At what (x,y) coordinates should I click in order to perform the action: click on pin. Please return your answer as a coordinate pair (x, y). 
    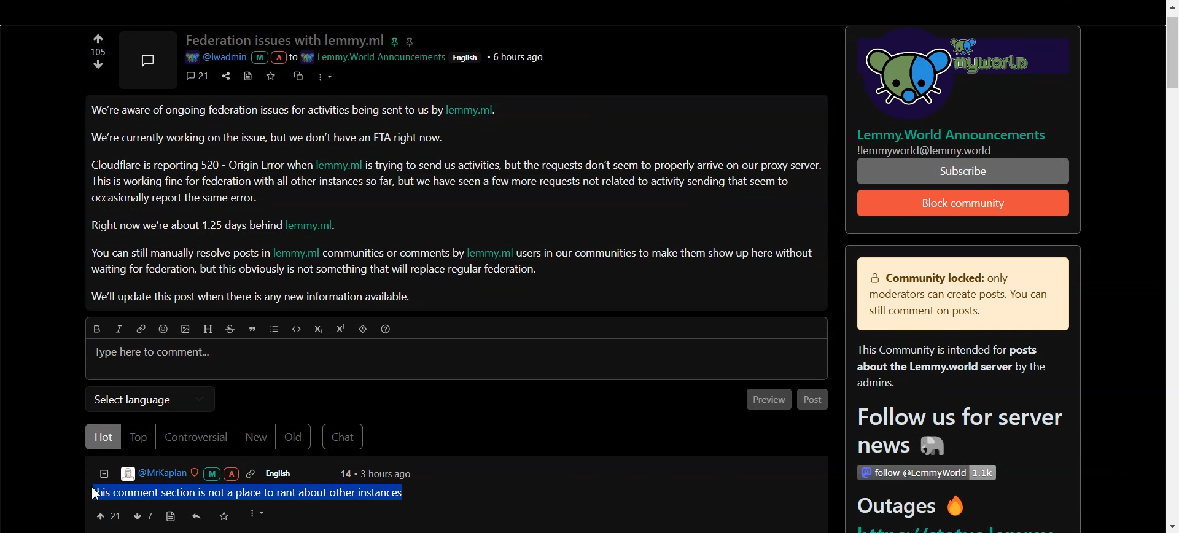
    Looking at the image, I should click on (397, 39).